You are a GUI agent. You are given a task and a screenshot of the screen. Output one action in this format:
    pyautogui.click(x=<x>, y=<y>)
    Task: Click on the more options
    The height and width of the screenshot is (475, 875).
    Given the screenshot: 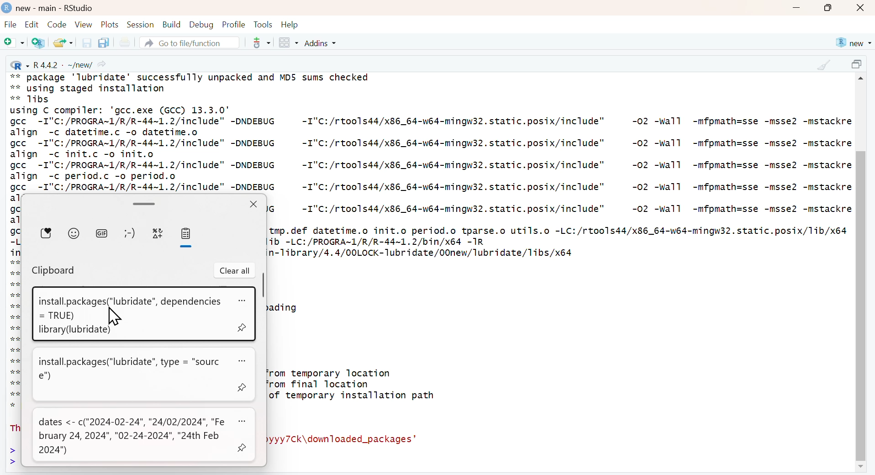 What is the action you would take?
    pyautogui.click(x=258, y=42)
    